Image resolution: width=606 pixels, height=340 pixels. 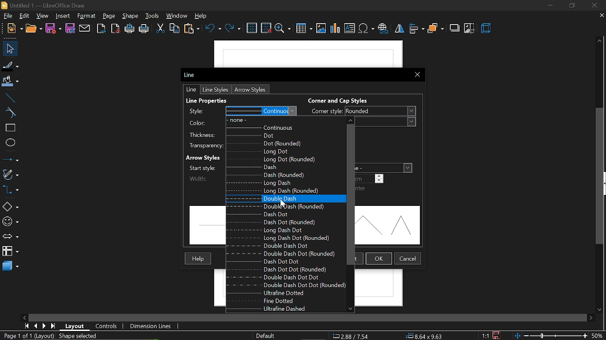 I want to click on close, so click(x=594, y=5).